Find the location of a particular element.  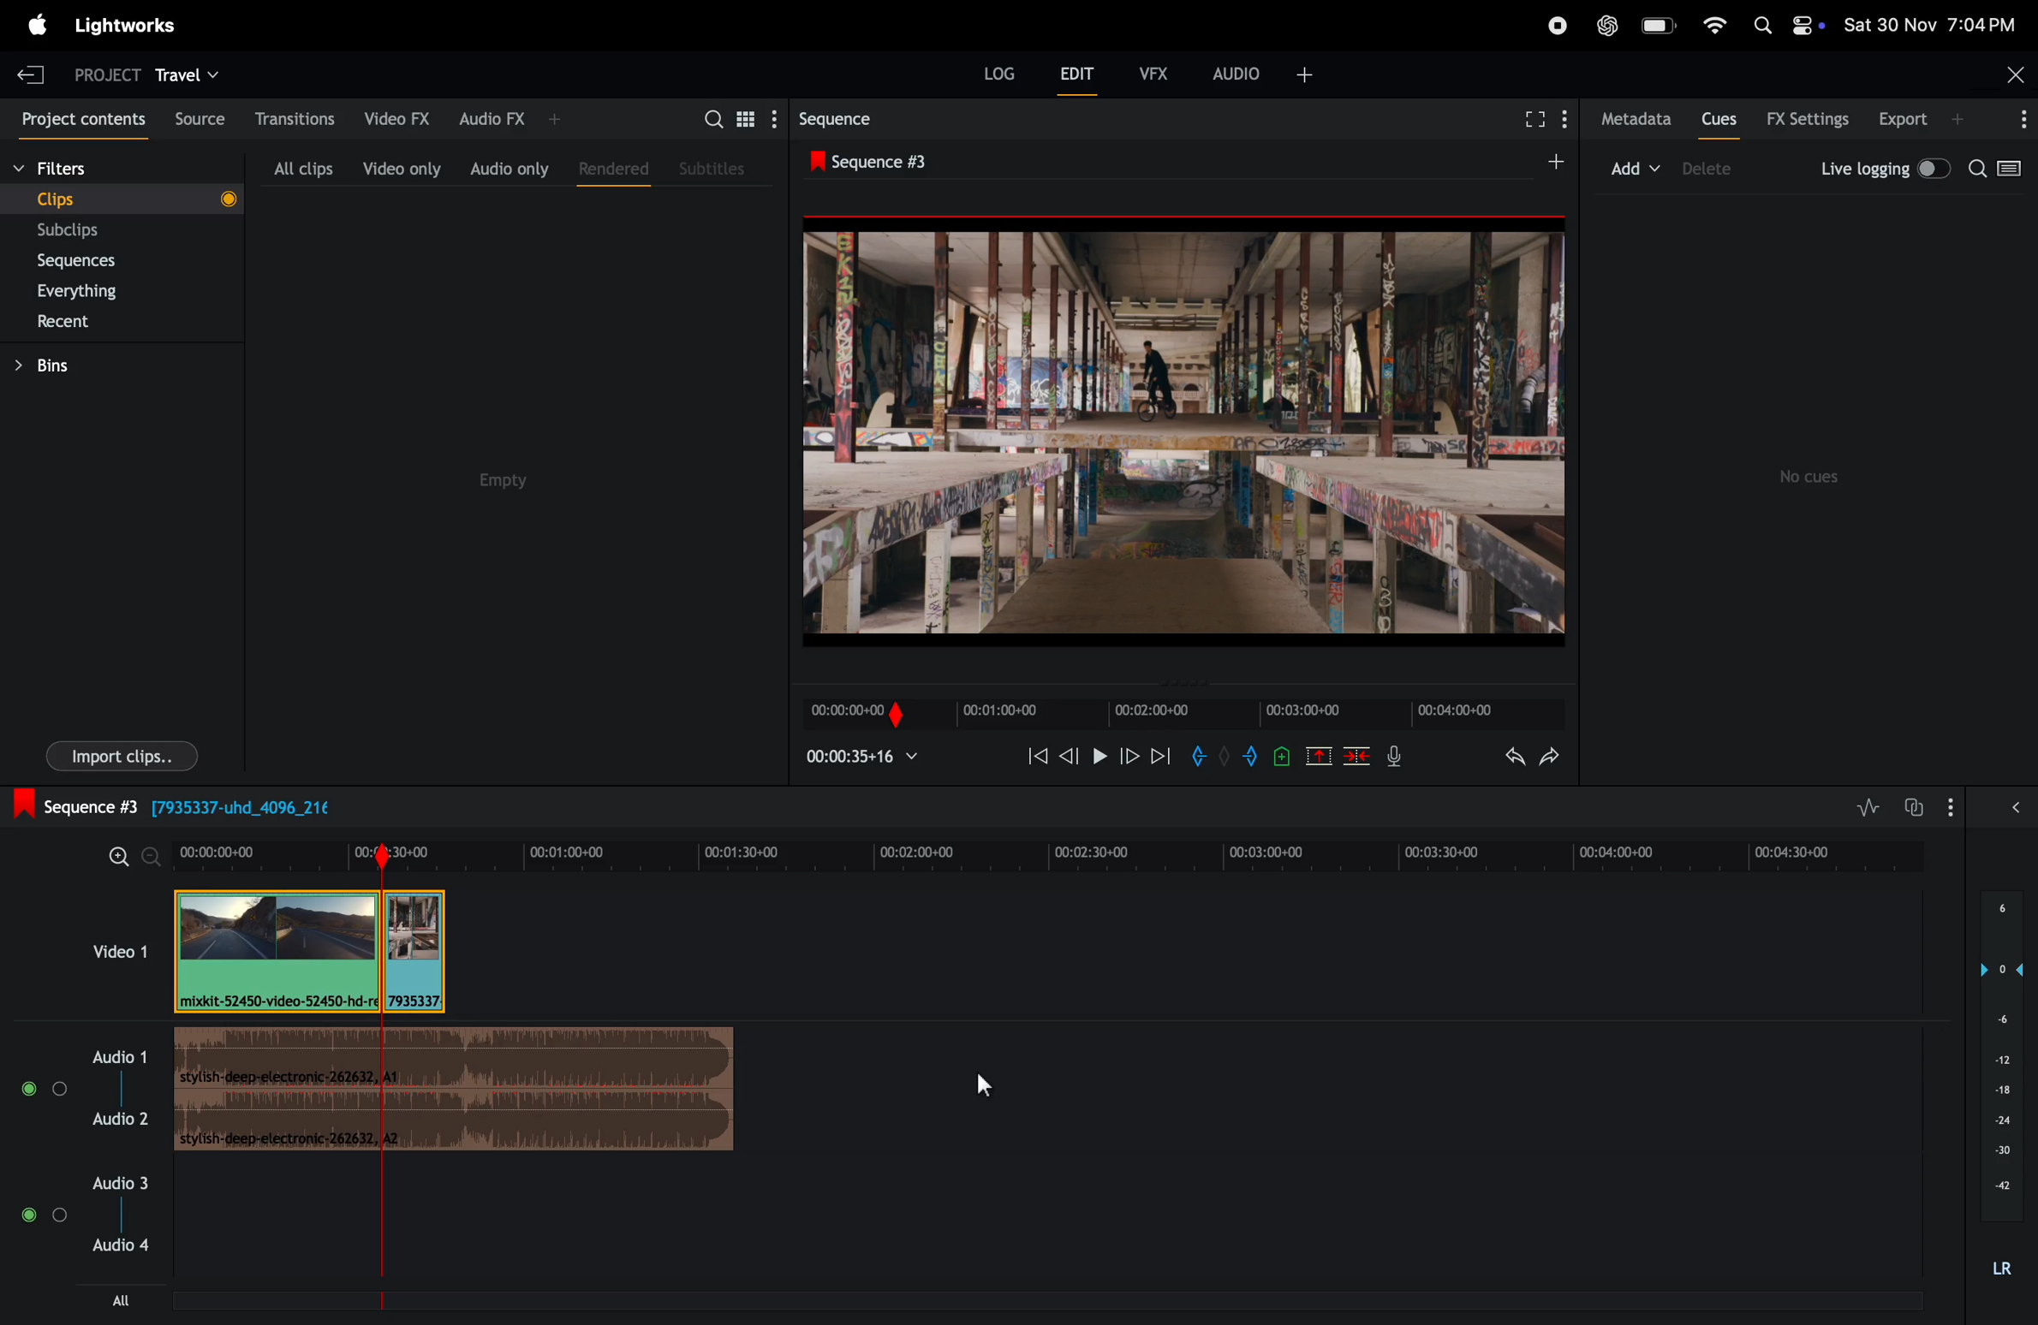

redo is located at coordinates (1556, 755).